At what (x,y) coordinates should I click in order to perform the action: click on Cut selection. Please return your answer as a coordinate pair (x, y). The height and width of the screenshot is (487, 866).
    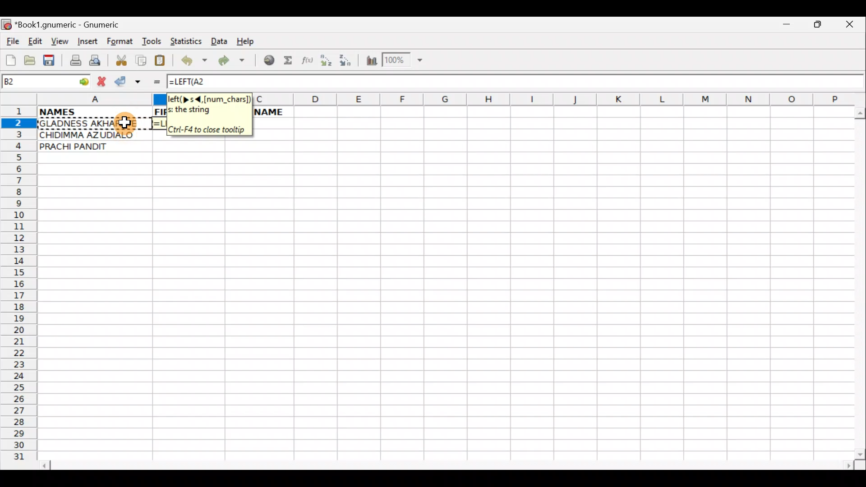
    Looking at the image, I should click on (121, 59).